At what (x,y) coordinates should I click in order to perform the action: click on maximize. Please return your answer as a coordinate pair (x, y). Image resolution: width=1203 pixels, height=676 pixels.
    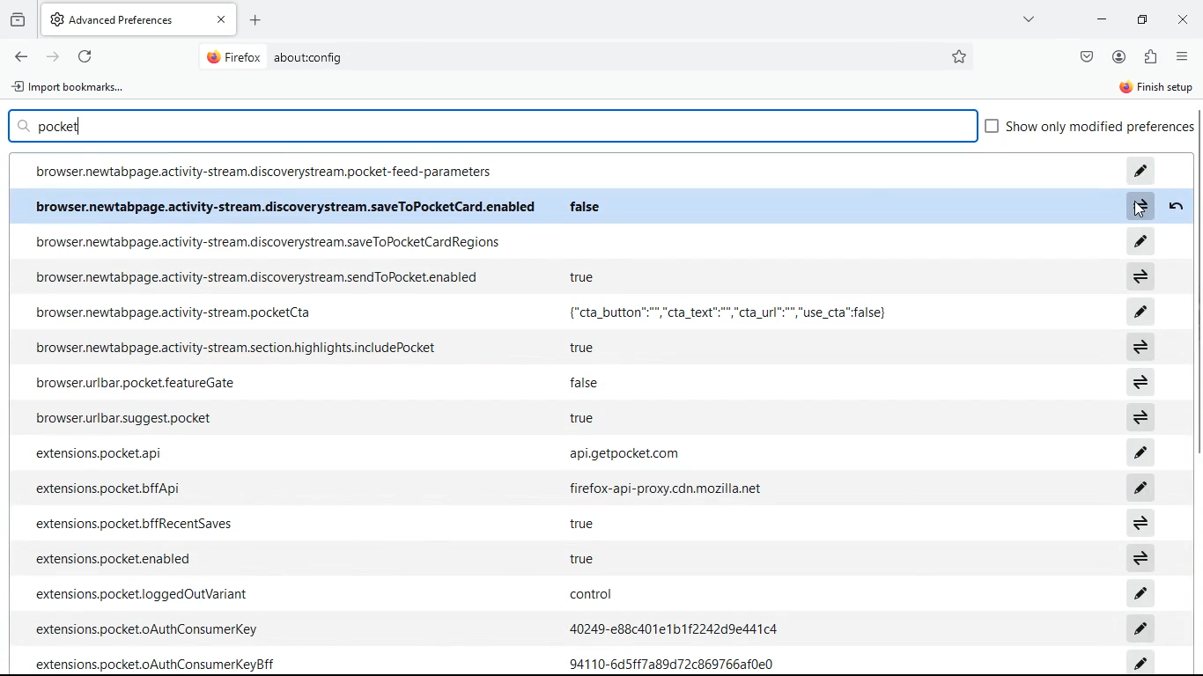
    Looking at the image, I should click on (1139, 20).